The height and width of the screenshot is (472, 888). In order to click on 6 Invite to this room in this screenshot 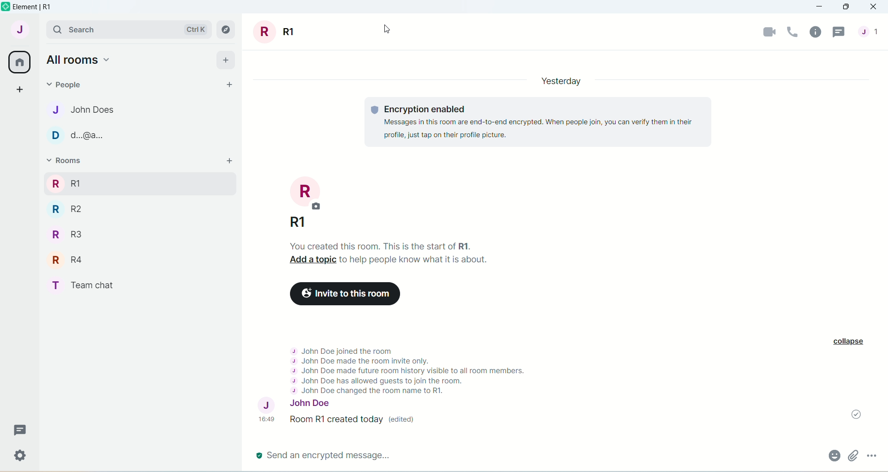, I will do `click(343, 293)`.